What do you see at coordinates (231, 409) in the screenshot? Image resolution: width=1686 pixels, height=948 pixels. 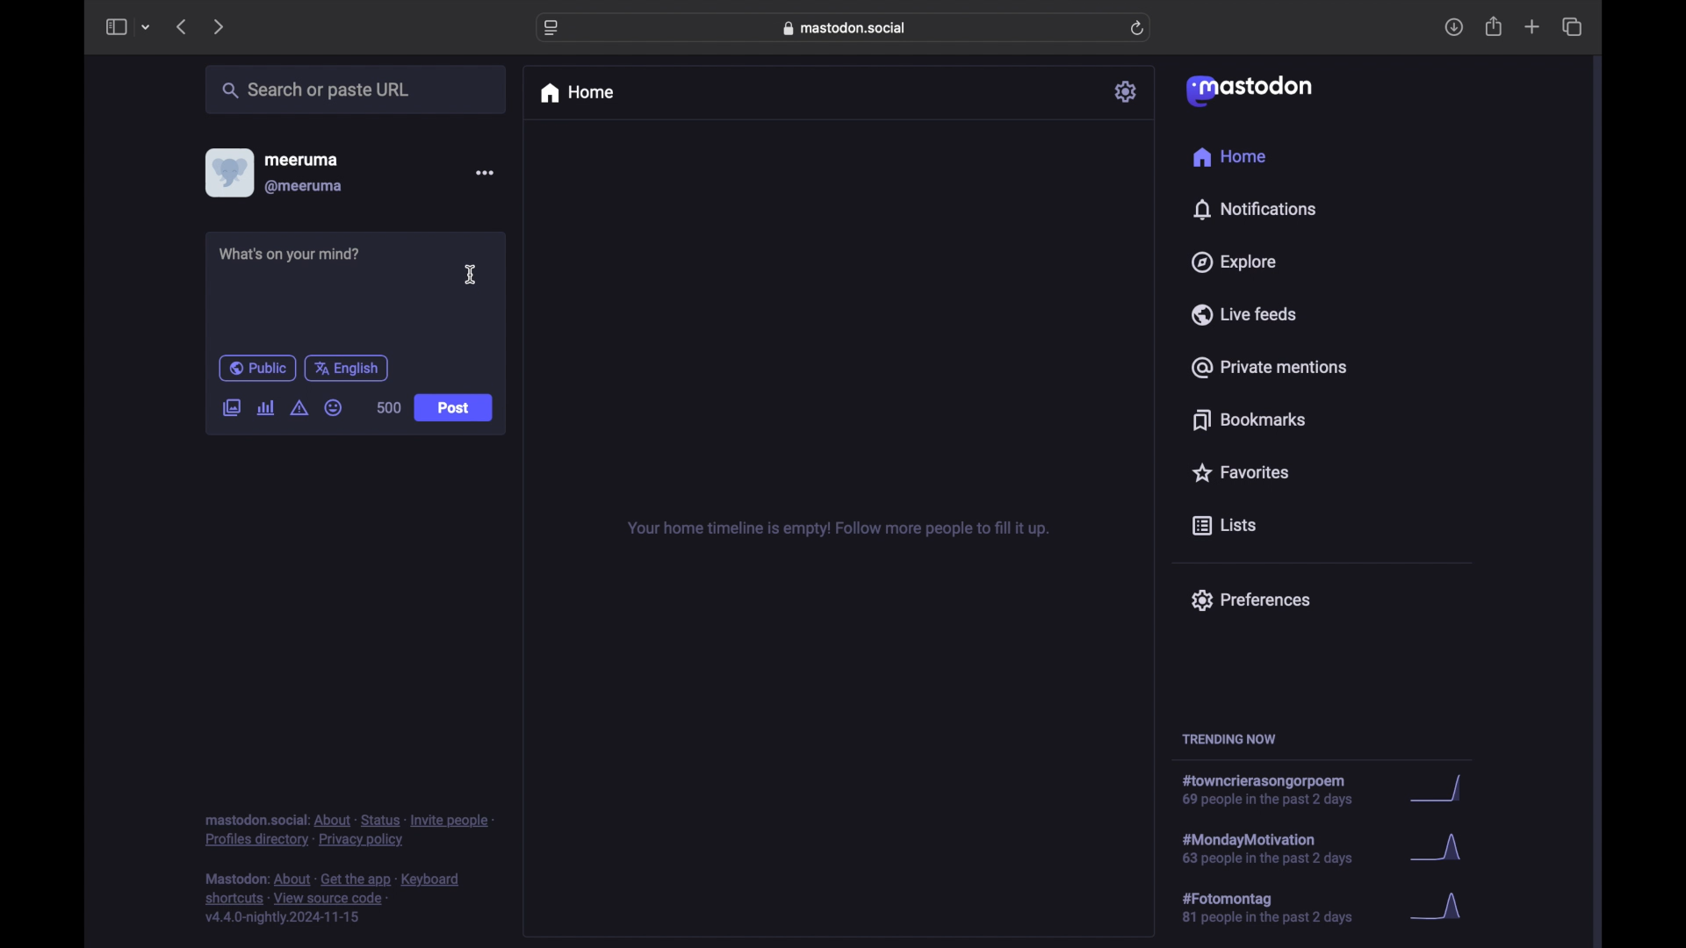 I see `add image` at bounding box center [231, 409].